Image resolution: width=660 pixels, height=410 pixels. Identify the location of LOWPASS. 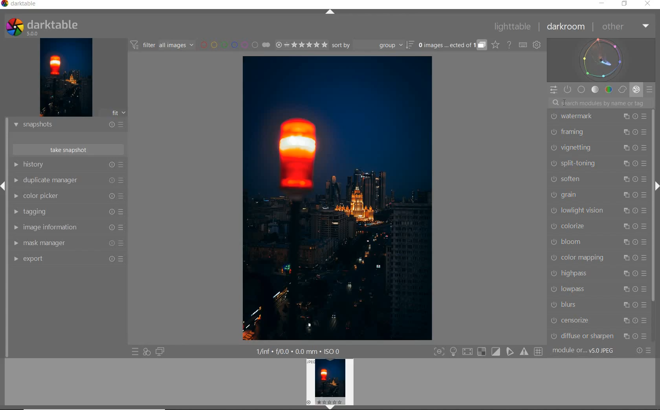
(578, 289).